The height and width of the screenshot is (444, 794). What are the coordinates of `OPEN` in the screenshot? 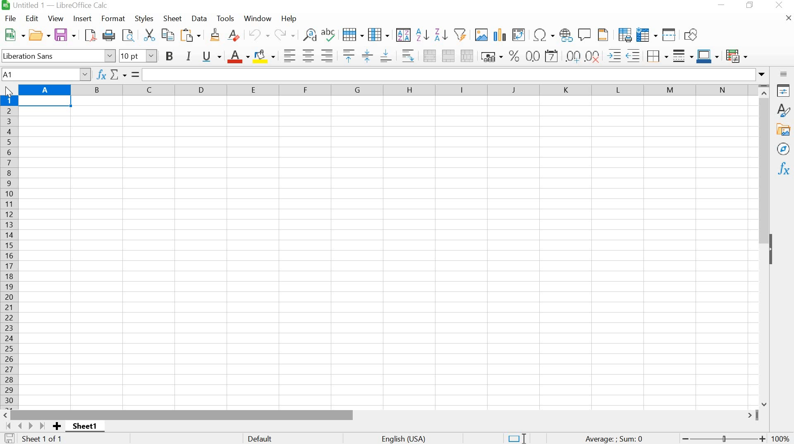 It's located at (40, 35).